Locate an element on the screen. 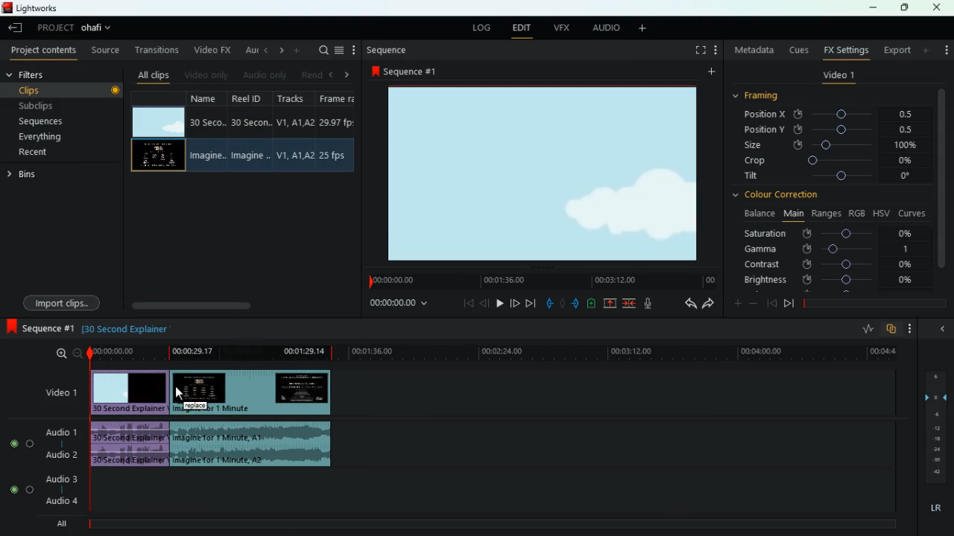  subclips is located at coordinates (61, 105).